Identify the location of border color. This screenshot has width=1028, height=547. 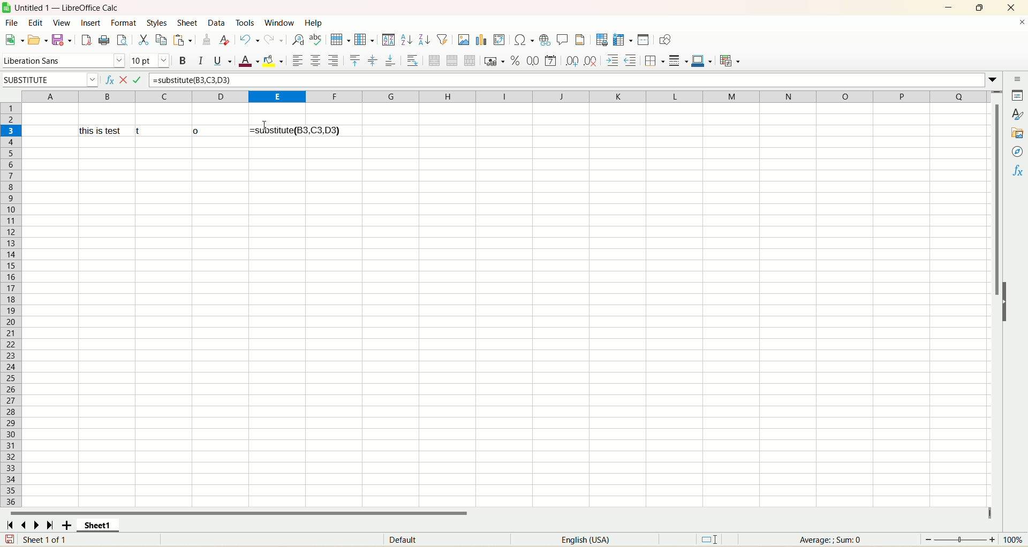
(701, 60).